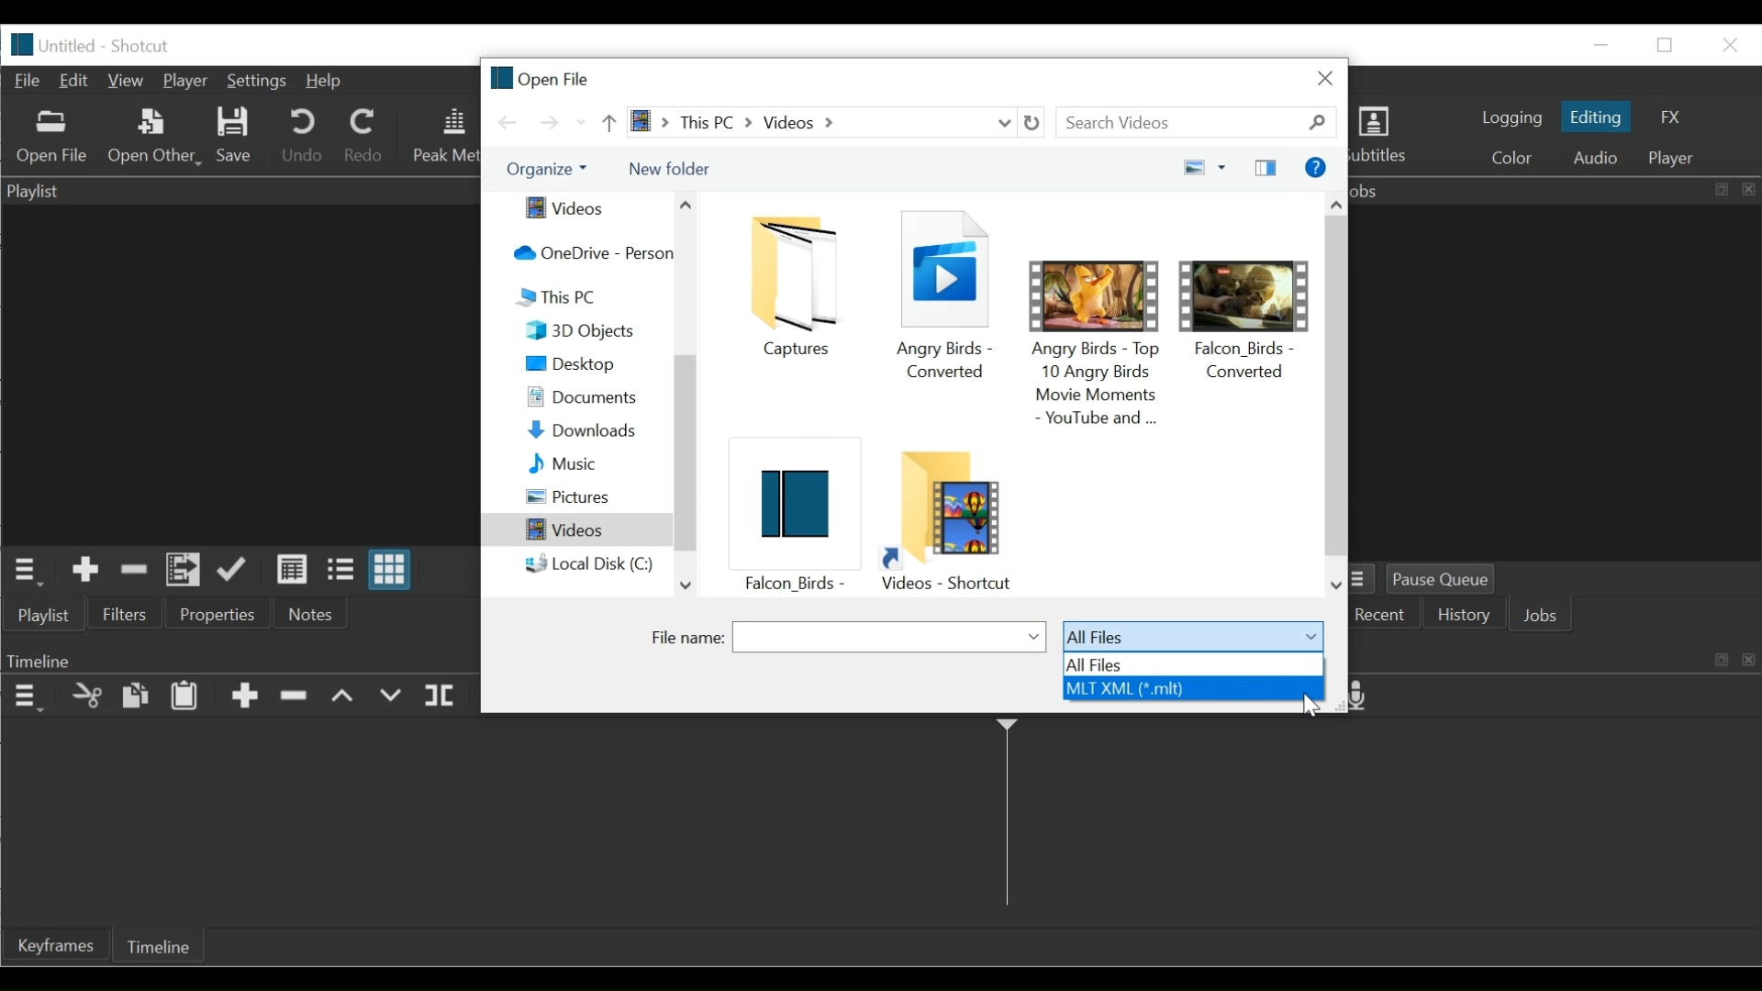 This screenshot has height=991, width=1762. Describe the element at coordinates (128, 81) in the screenshot. I see `View` at that location.